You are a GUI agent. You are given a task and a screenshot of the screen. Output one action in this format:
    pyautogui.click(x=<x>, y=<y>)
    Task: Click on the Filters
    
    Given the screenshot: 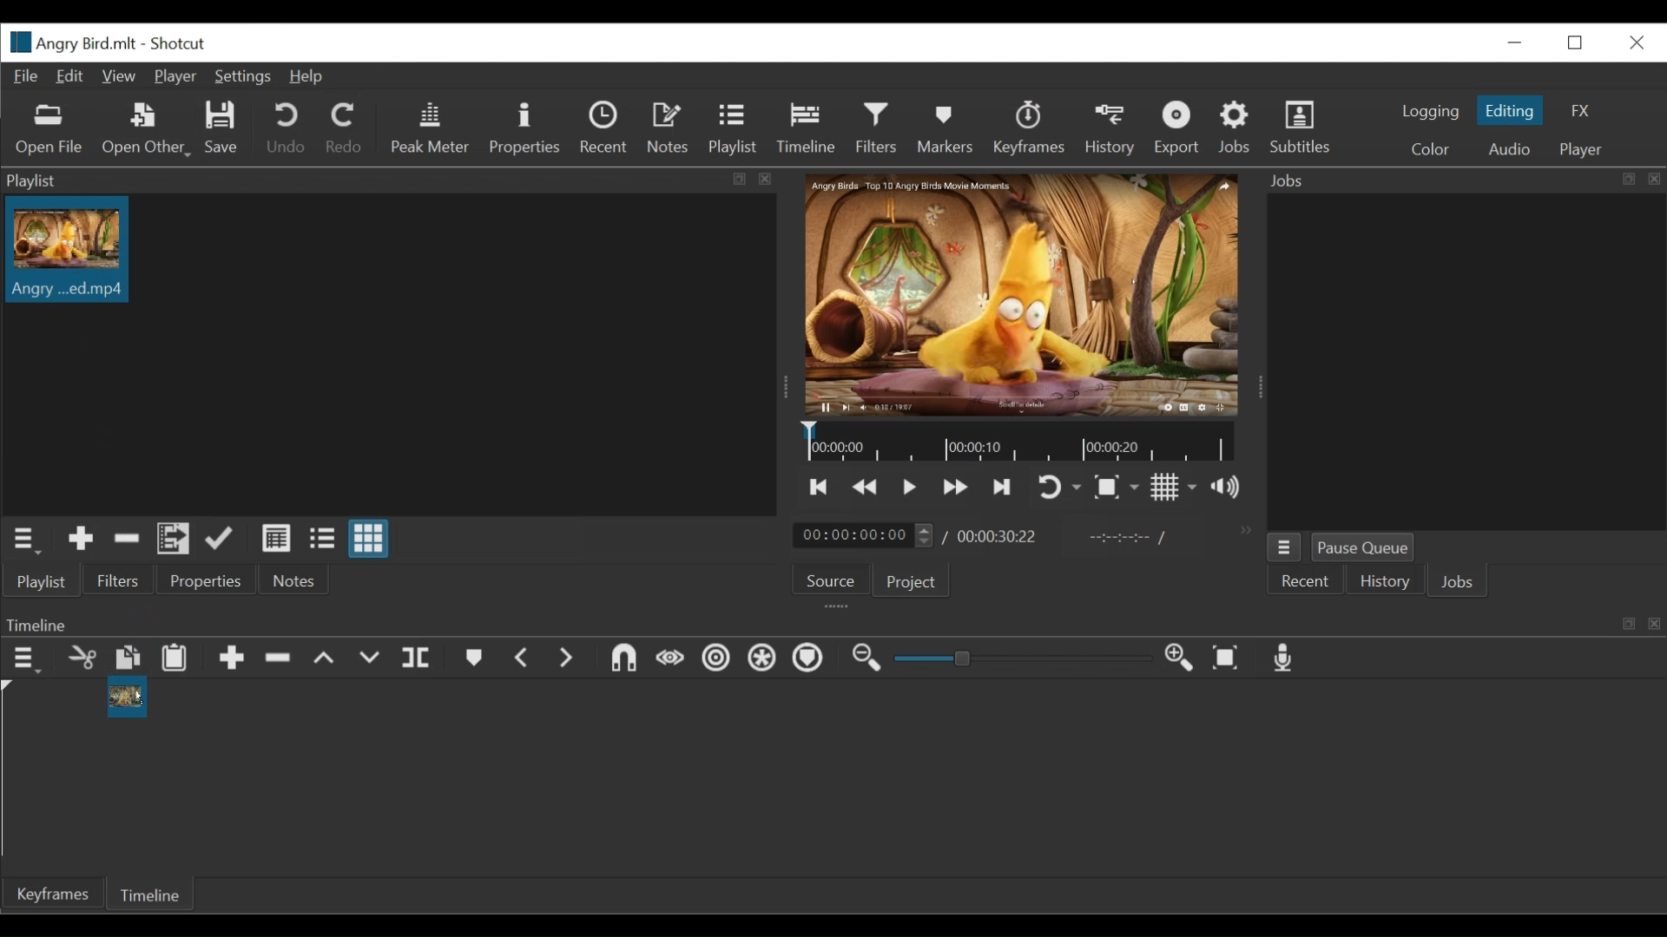 What is the action you would take?
    pyautogui.click(x=116, y=580)
    